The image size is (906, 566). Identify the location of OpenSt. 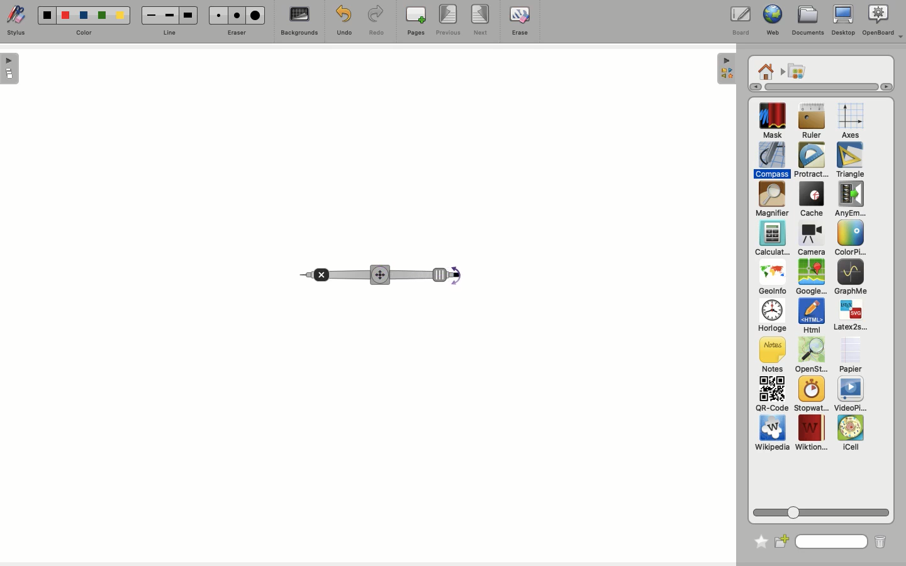
(808, 357).